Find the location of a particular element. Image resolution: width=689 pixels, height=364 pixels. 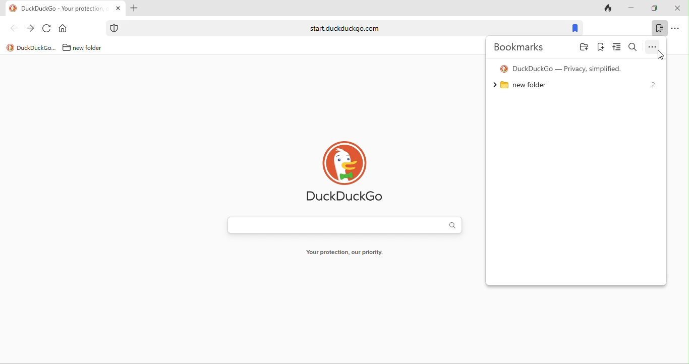

new folder is located at coordinates (83, 47).